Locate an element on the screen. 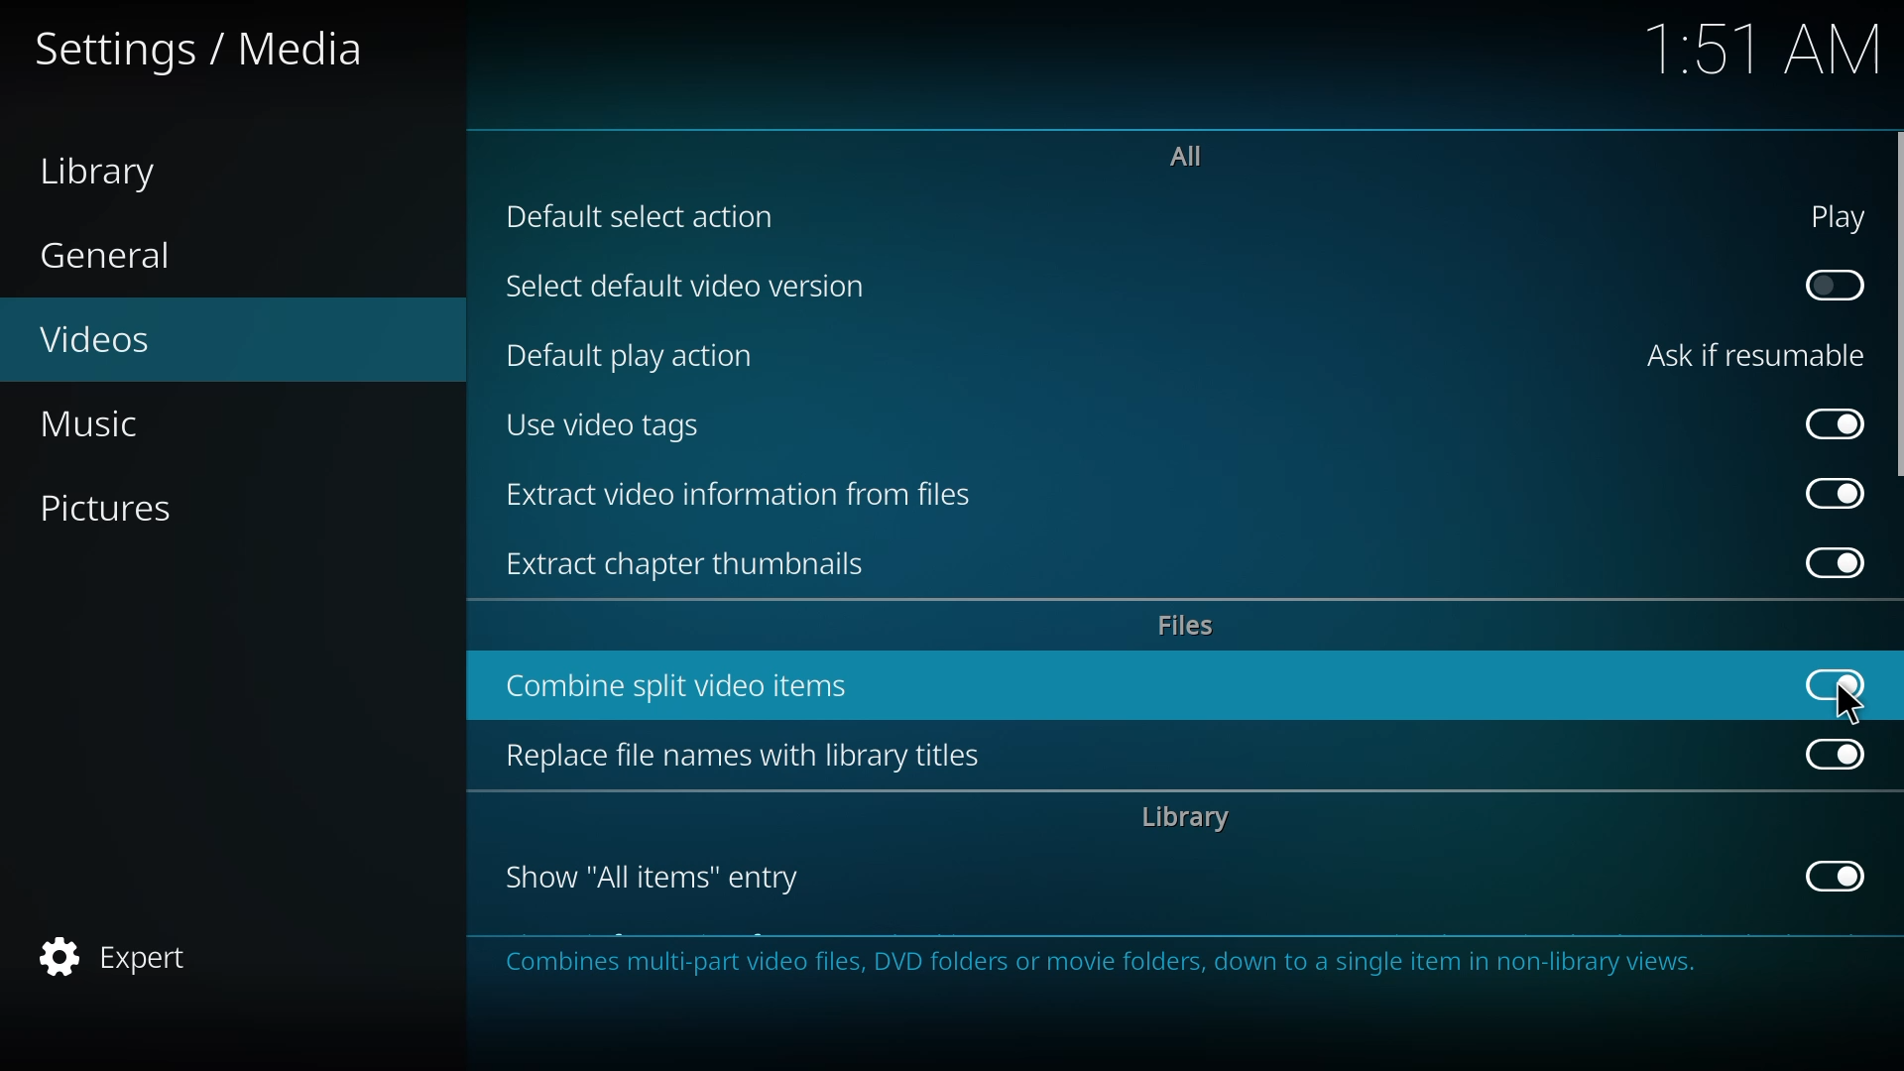 The width and height of the screenshot is (1904, 1071). combine split video items is located at coordinates (688, 684).